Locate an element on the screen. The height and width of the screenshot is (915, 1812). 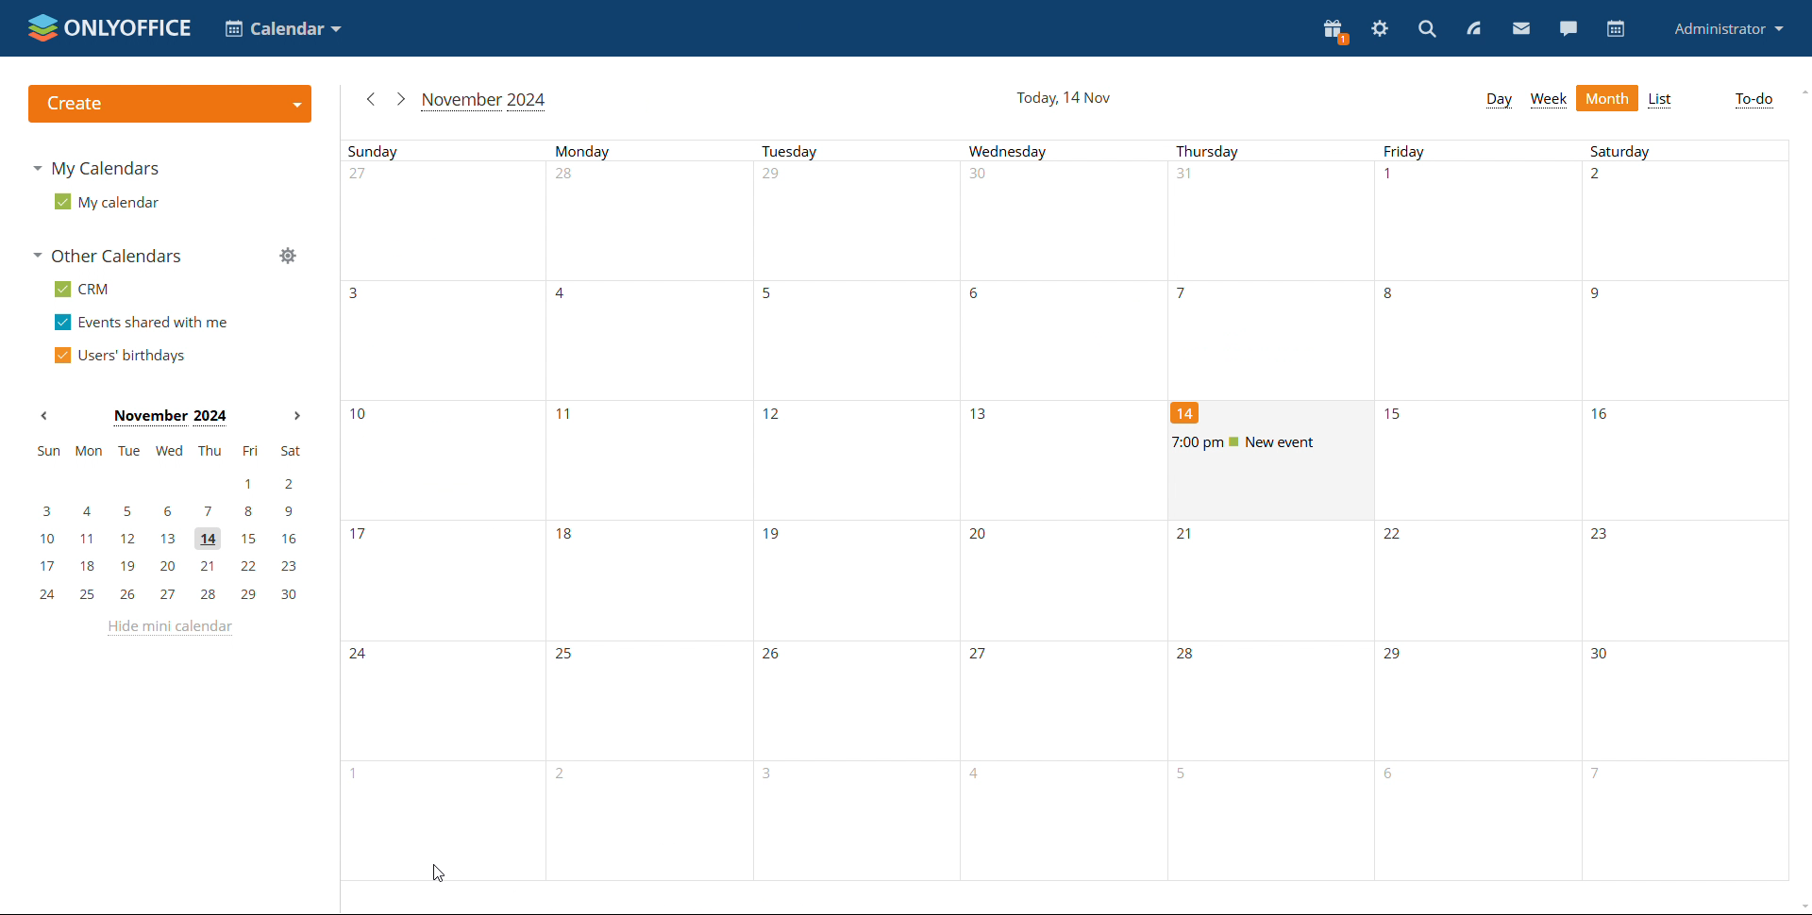
week view is located at coordinates (1549, 100).